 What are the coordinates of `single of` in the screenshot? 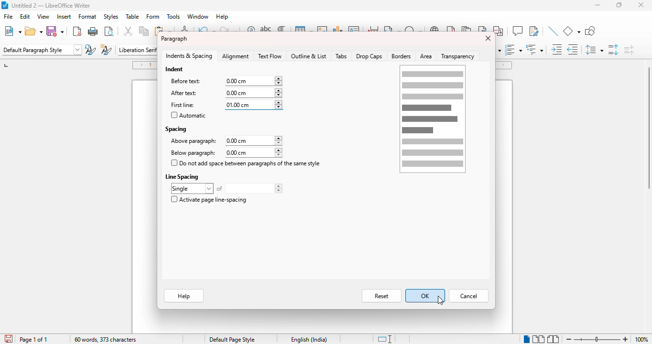 It's located at (227, 188).